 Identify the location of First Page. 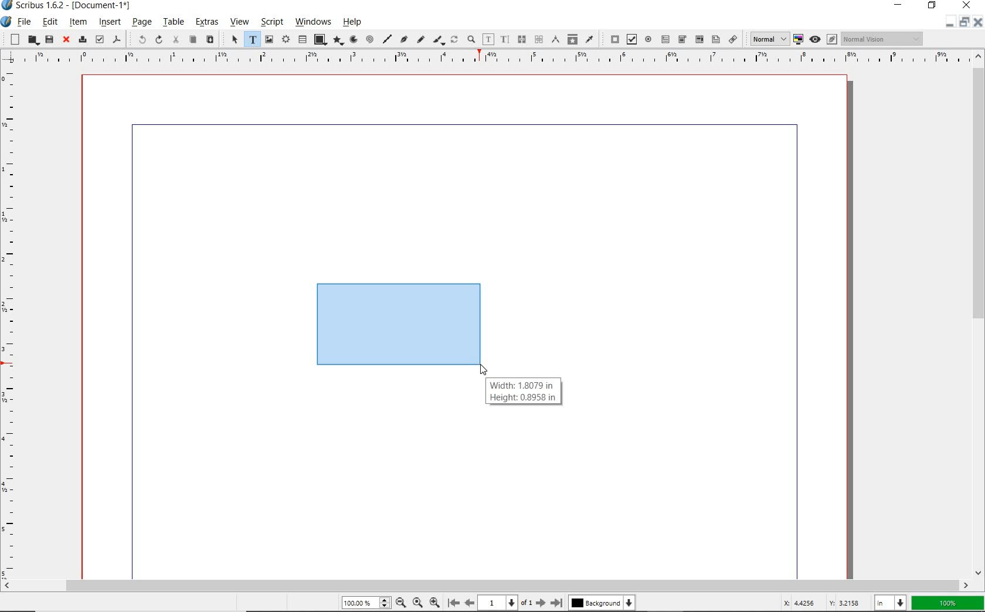
(454, 603).